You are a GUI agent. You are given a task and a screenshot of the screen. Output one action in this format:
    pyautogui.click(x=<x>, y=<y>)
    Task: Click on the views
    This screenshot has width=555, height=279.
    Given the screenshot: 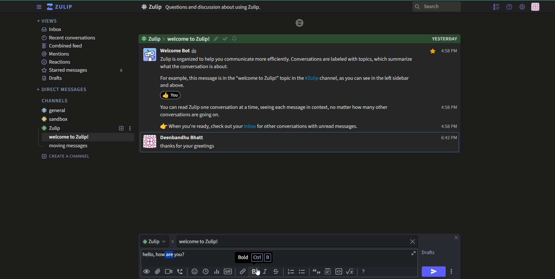 What is the action you would take?
    pyautogui.click(x=49, y=21)
    